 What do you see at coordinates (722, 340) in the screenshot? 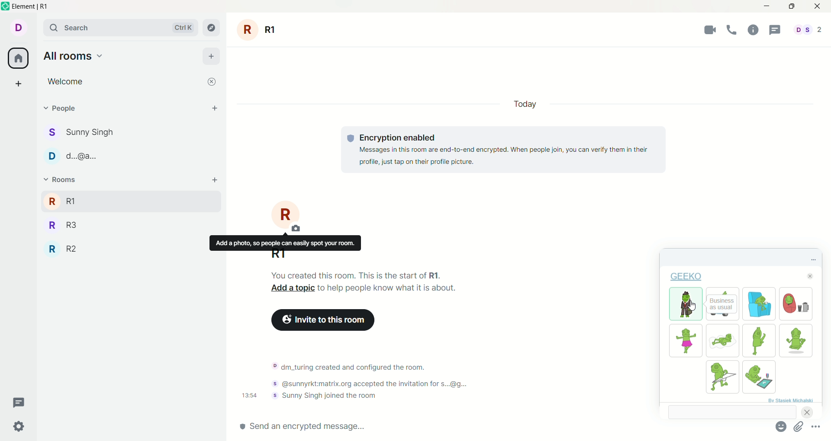
I see `Geeko I'm free sticker` at bounding box center [722, 340].